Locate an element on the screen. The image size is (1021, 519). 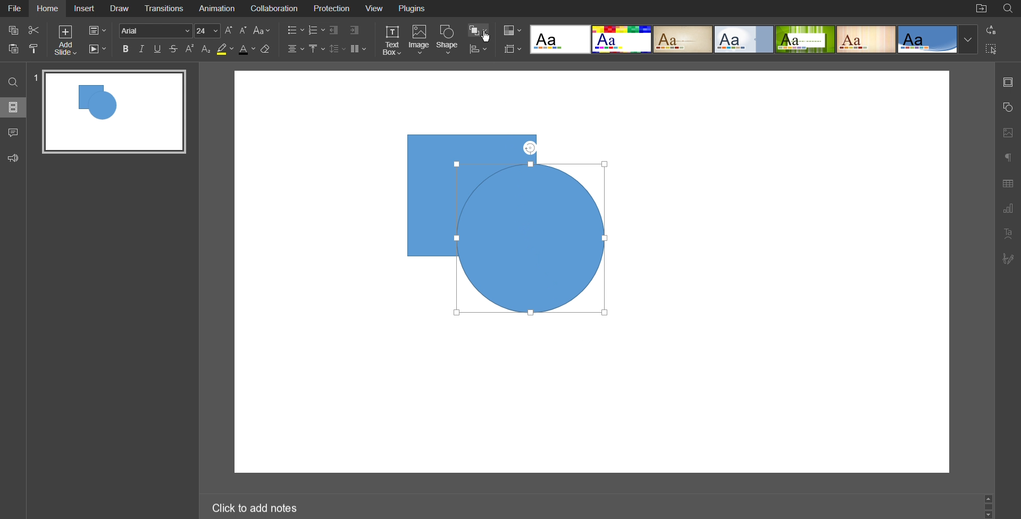
Bullet List is located at coordinates (295, 30).